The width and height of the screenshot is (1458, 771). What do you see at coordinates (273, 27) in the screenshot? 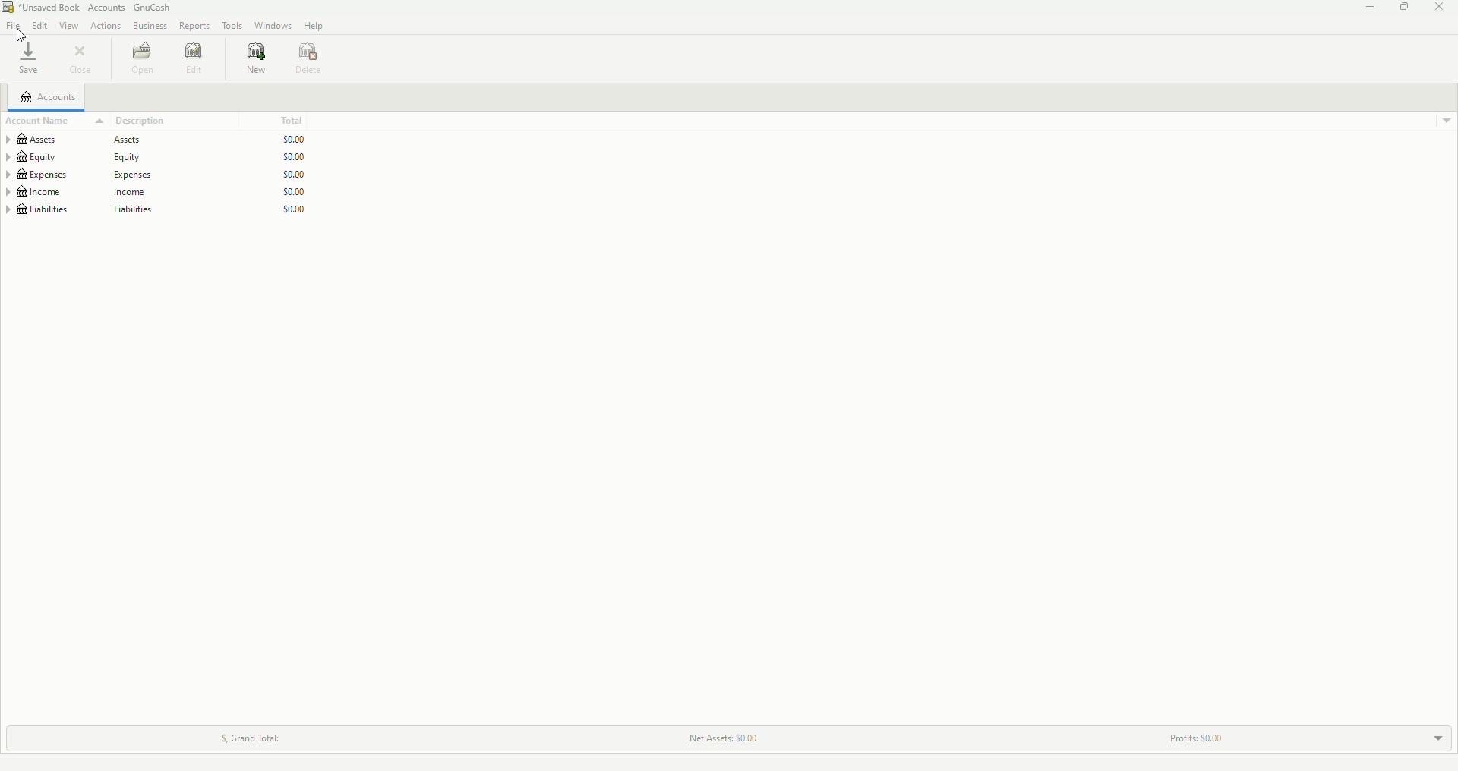
I see `Windows` at bounding box center [273, 27].